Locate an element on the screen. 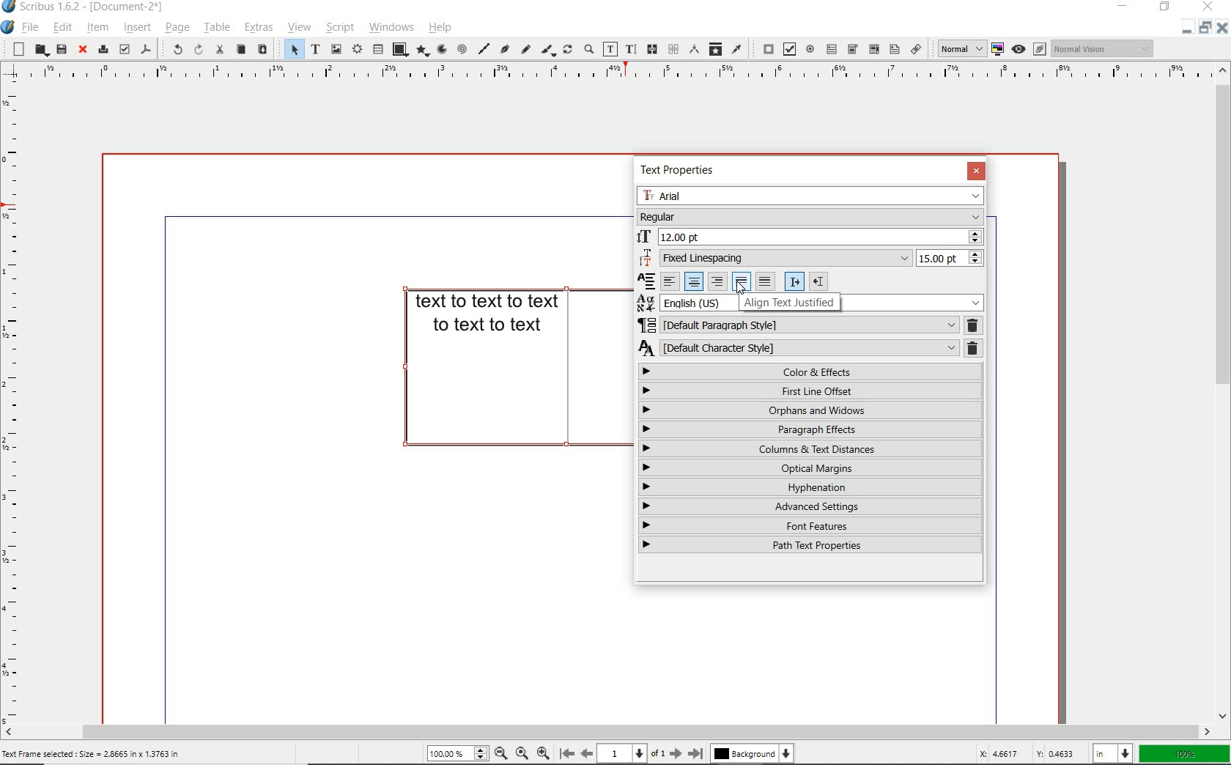 The height and width of the screenshot is (765, 1231). justify is located at coordinates (741, 281).